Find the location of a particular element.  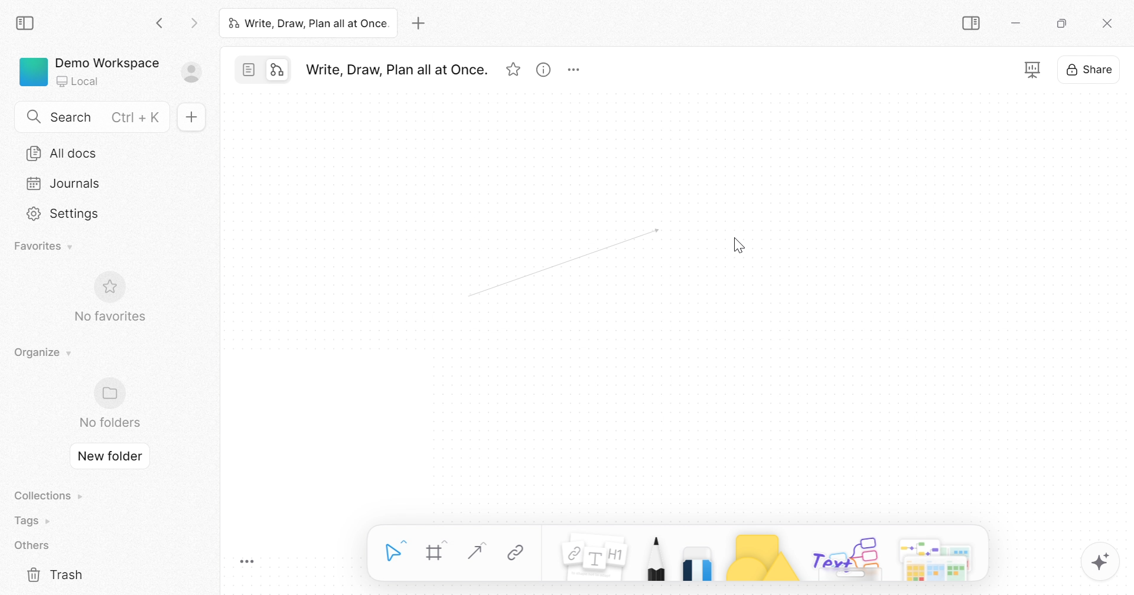

Forward is located at coordinates (194, 25).